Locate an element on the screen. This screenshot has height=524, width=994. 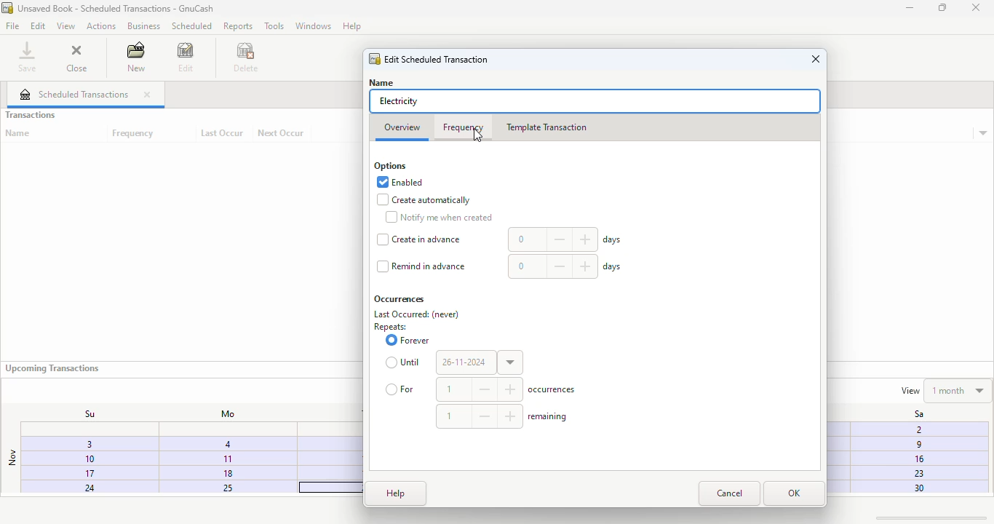
frequency is located at coordinates (134, 134).